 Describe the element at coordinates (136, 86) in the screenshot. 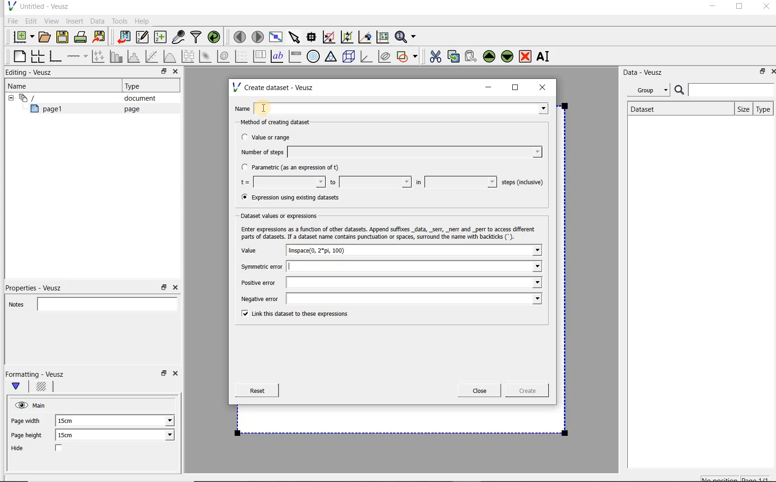

I see `Type` at that location.